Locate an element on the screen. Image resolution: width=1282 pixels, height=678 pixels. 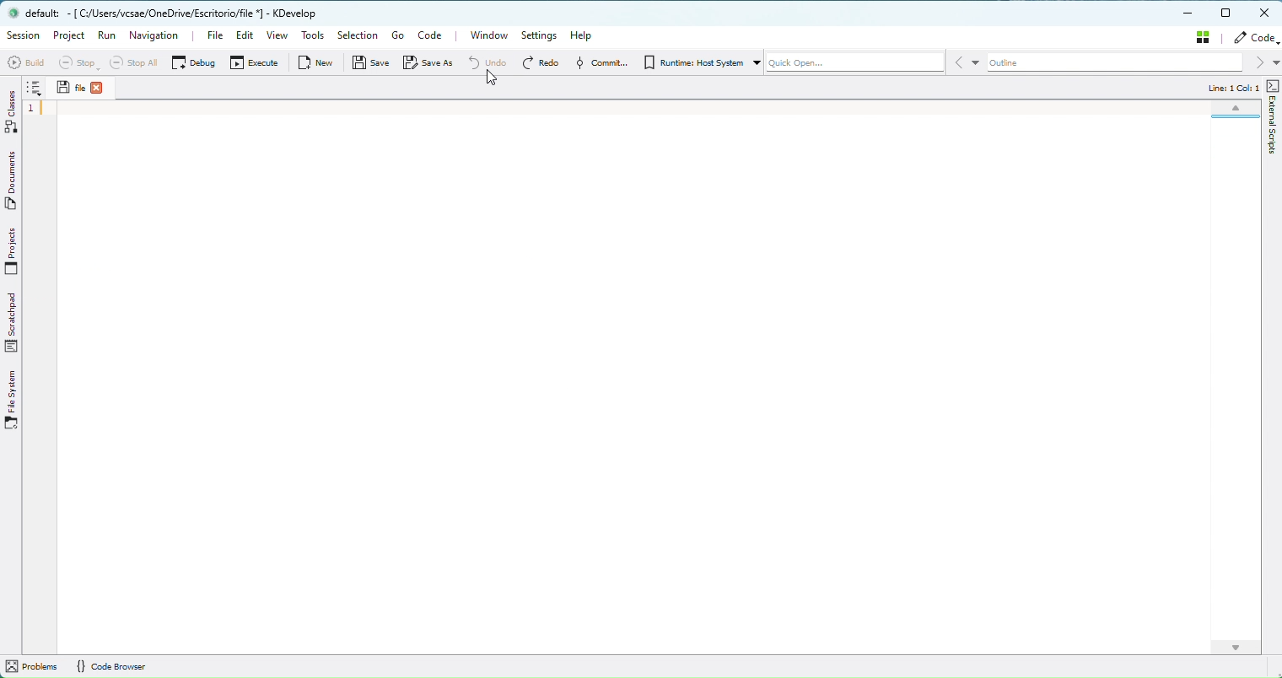
Session is located at coordinates (23, 35).